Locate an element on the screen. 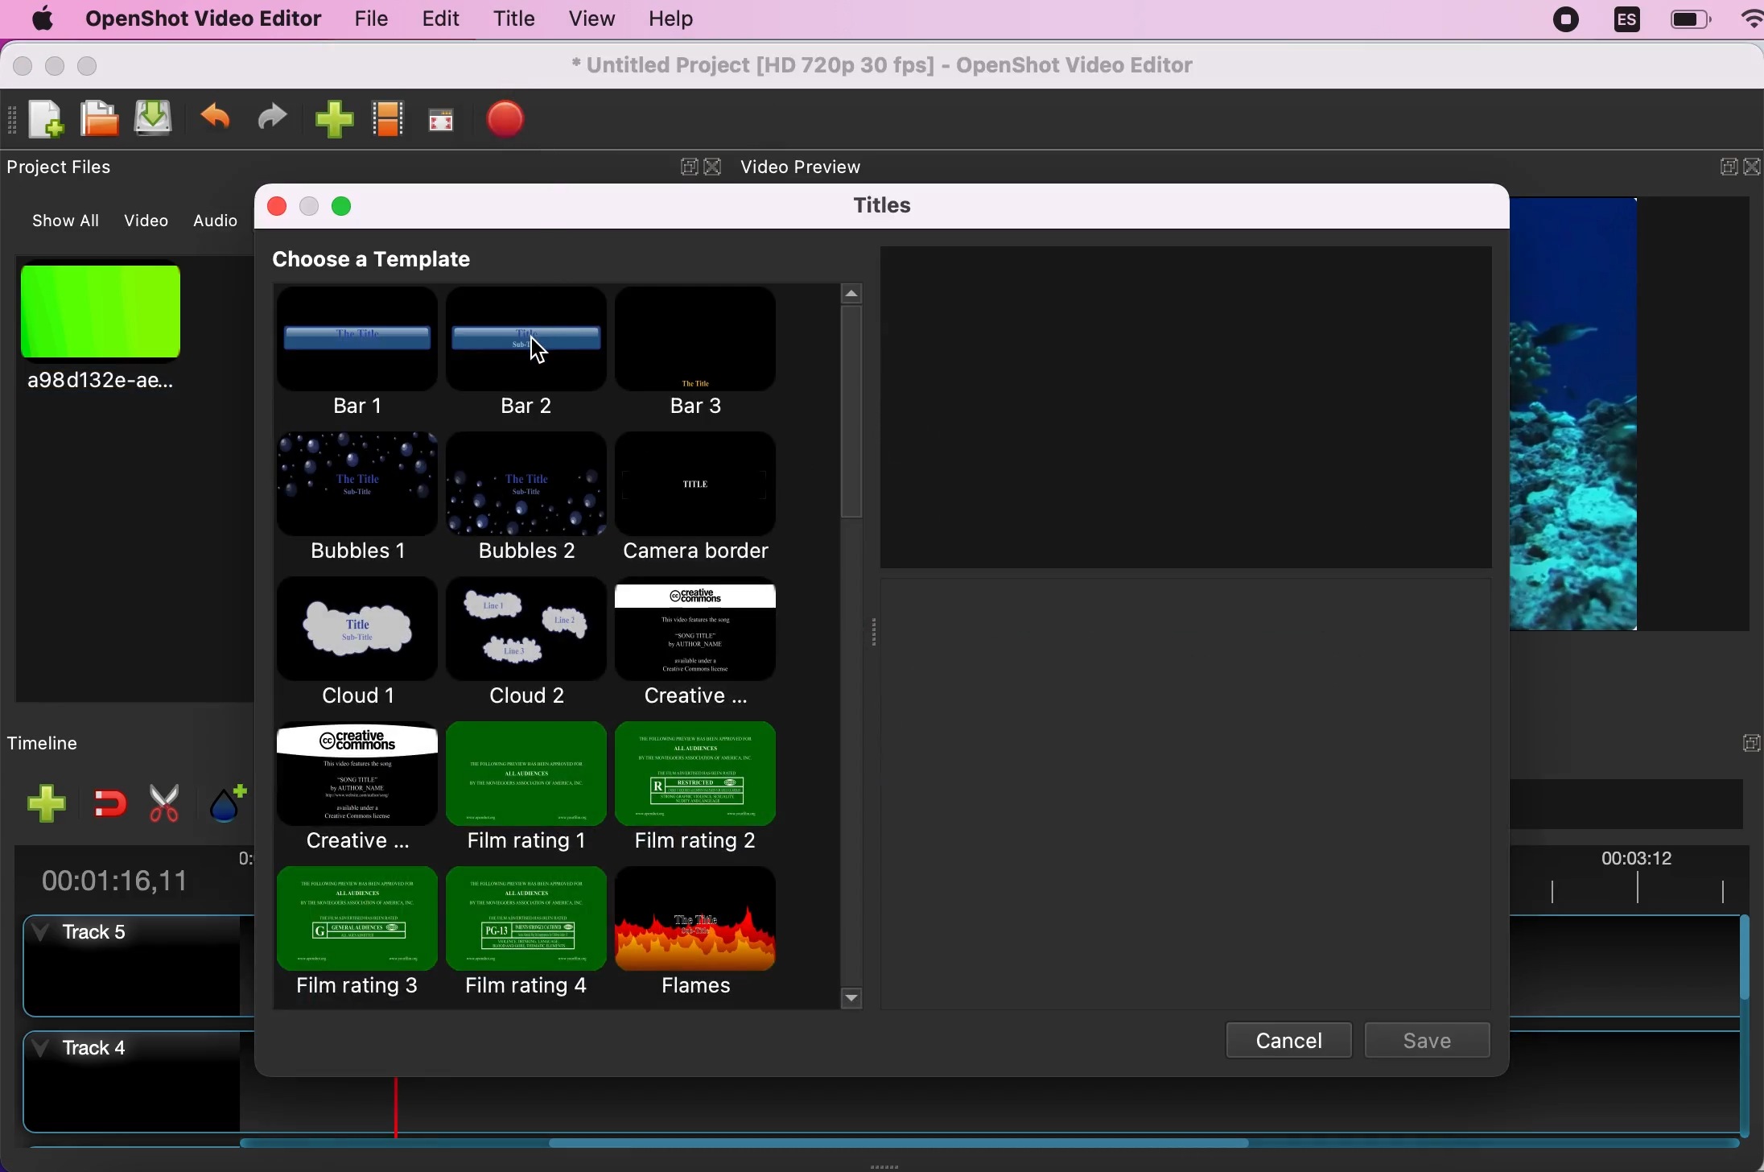 The image size is (1764, 1172). hide/expand is located at coordinates (1720, 741).